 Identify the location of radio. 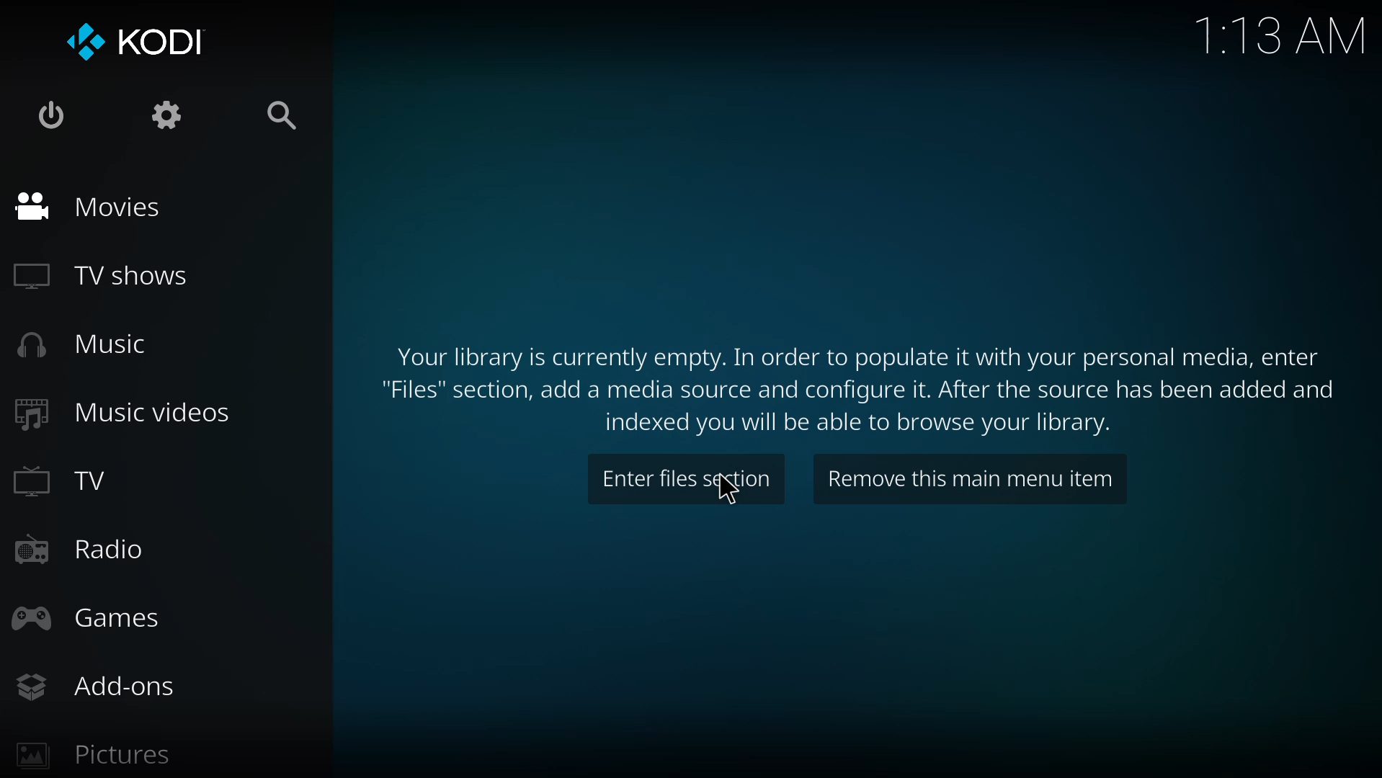
(80, 553).